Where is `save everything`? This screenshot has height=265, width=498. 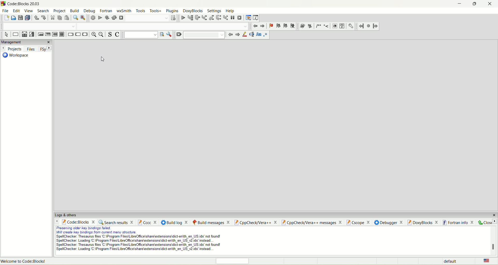 save everything is located at coordinates (28, 18).